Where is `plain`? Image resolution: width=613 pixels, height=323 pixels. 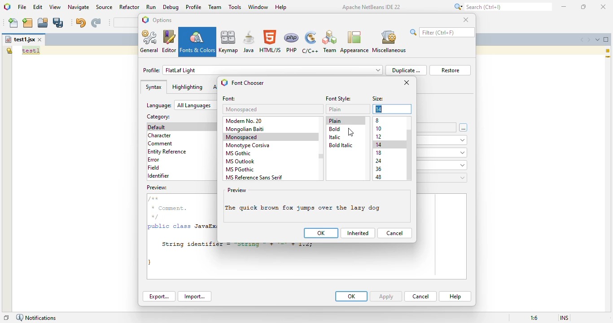 plain is located at coordinates (335, 109).